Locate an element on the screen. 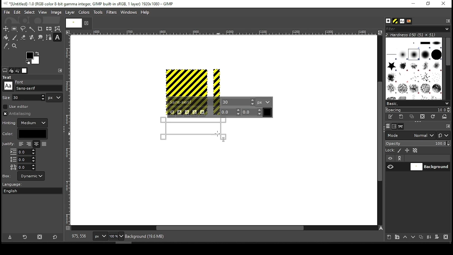  brushes is located at coordinates (414, 68).